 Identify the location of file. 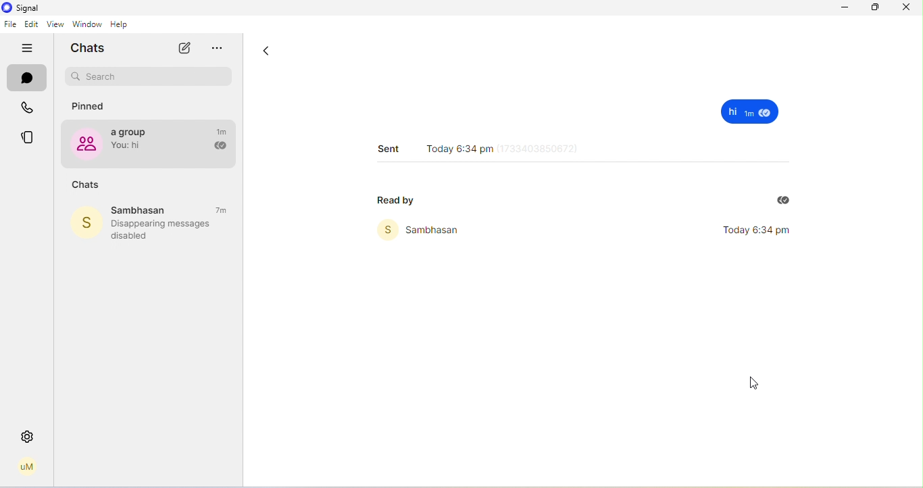
(10, 24).